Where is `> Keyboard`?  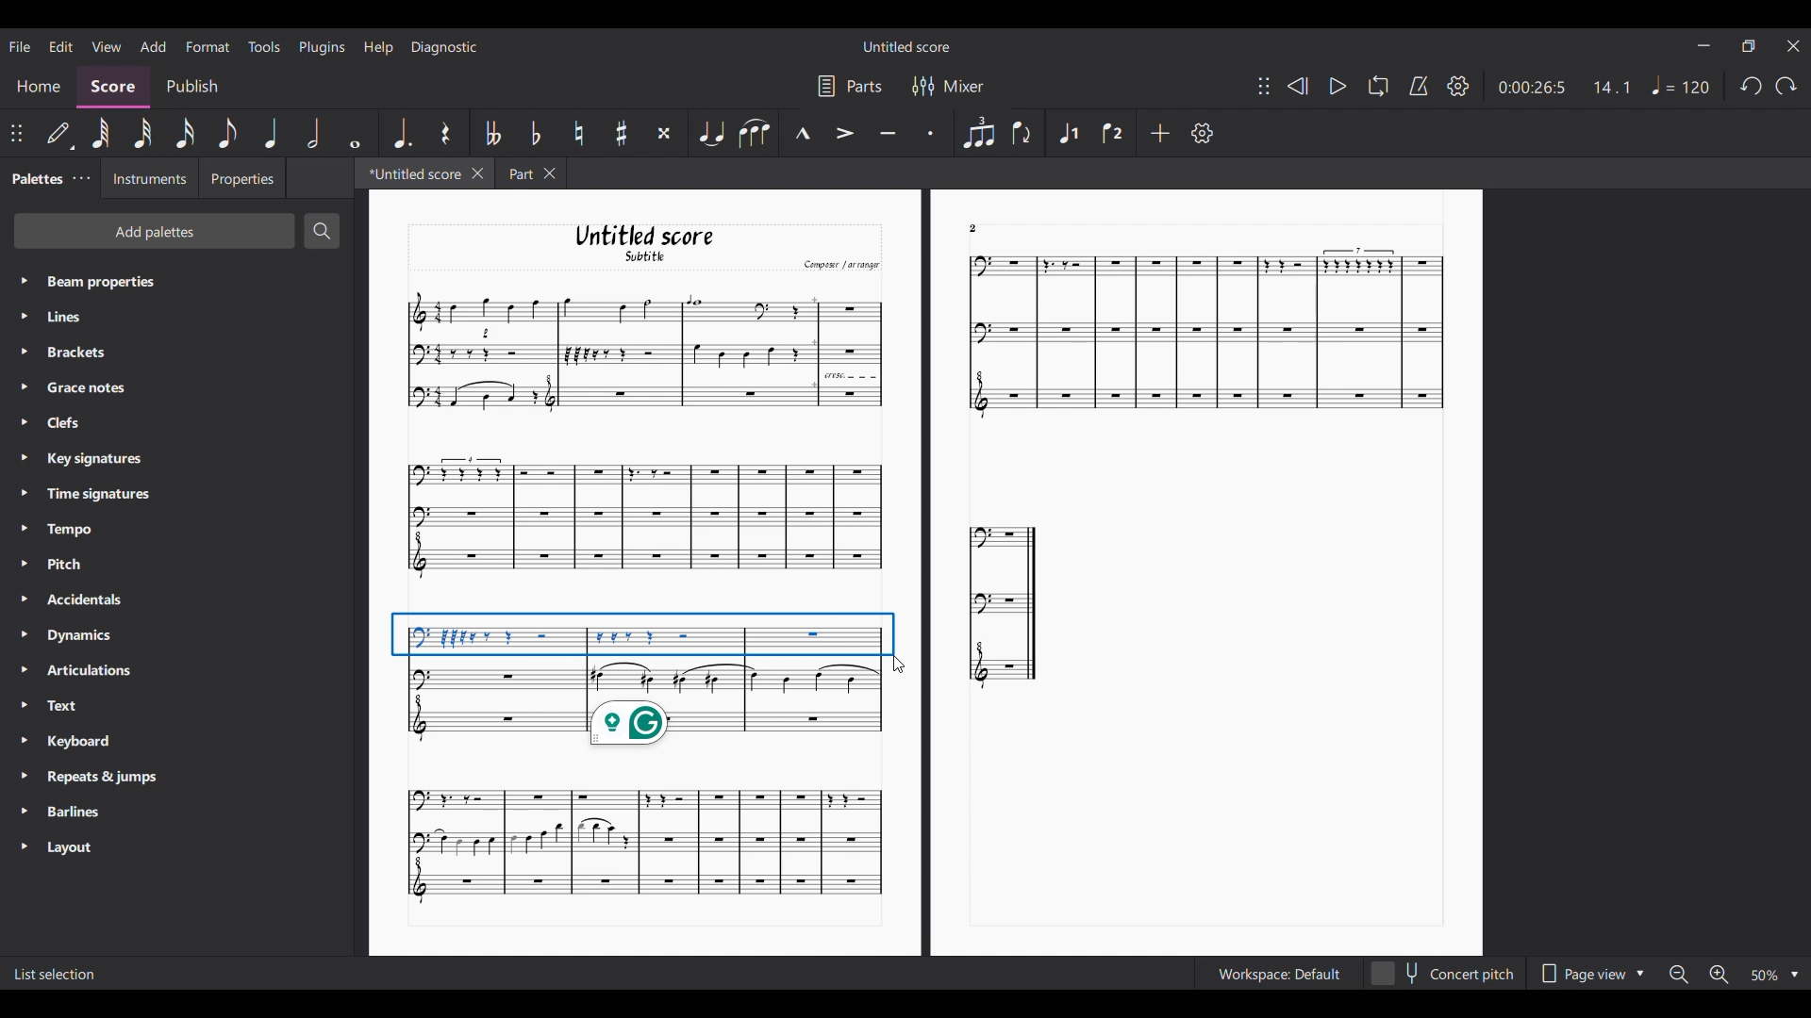 > Keyboard is located at coordinates (73, 743).